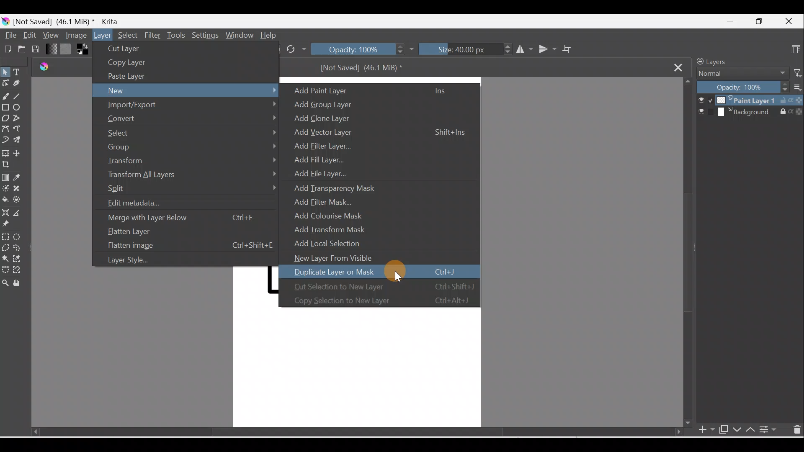 The image size is (804, 452). What do you see at coordinates (6, 109) in the screenshot?
I see `Rectangle tool` at bounding box center [6, 109].